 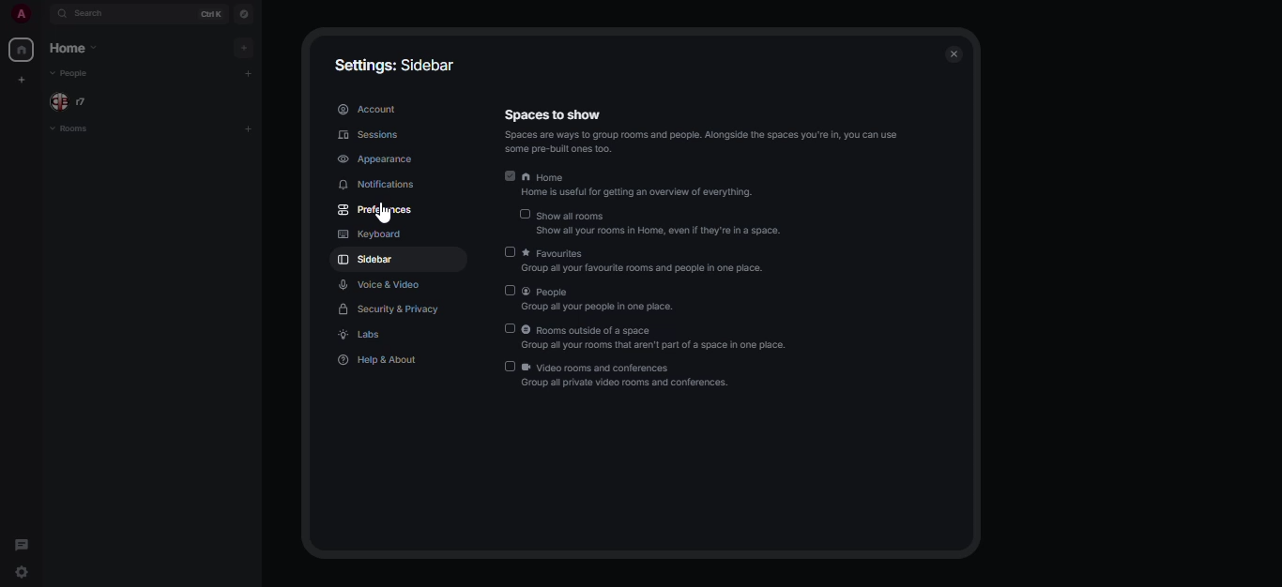 I want to click on navigator, so click(x=246, y=11).